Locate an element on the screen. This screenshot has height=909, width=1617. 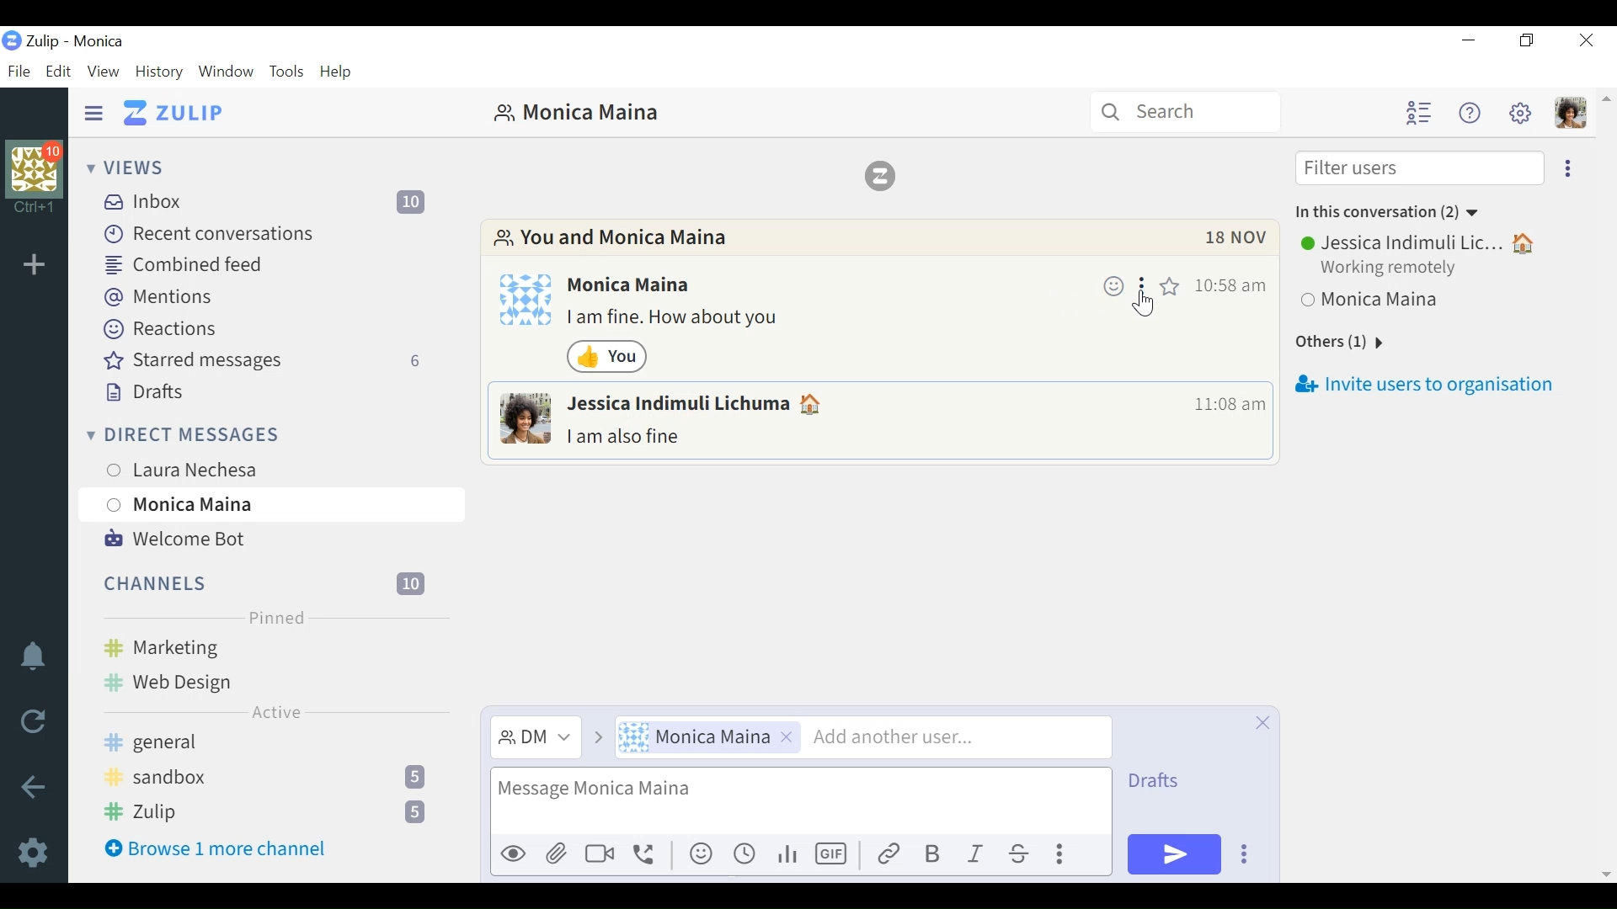
Mentions is located at coordinates (157, 296).